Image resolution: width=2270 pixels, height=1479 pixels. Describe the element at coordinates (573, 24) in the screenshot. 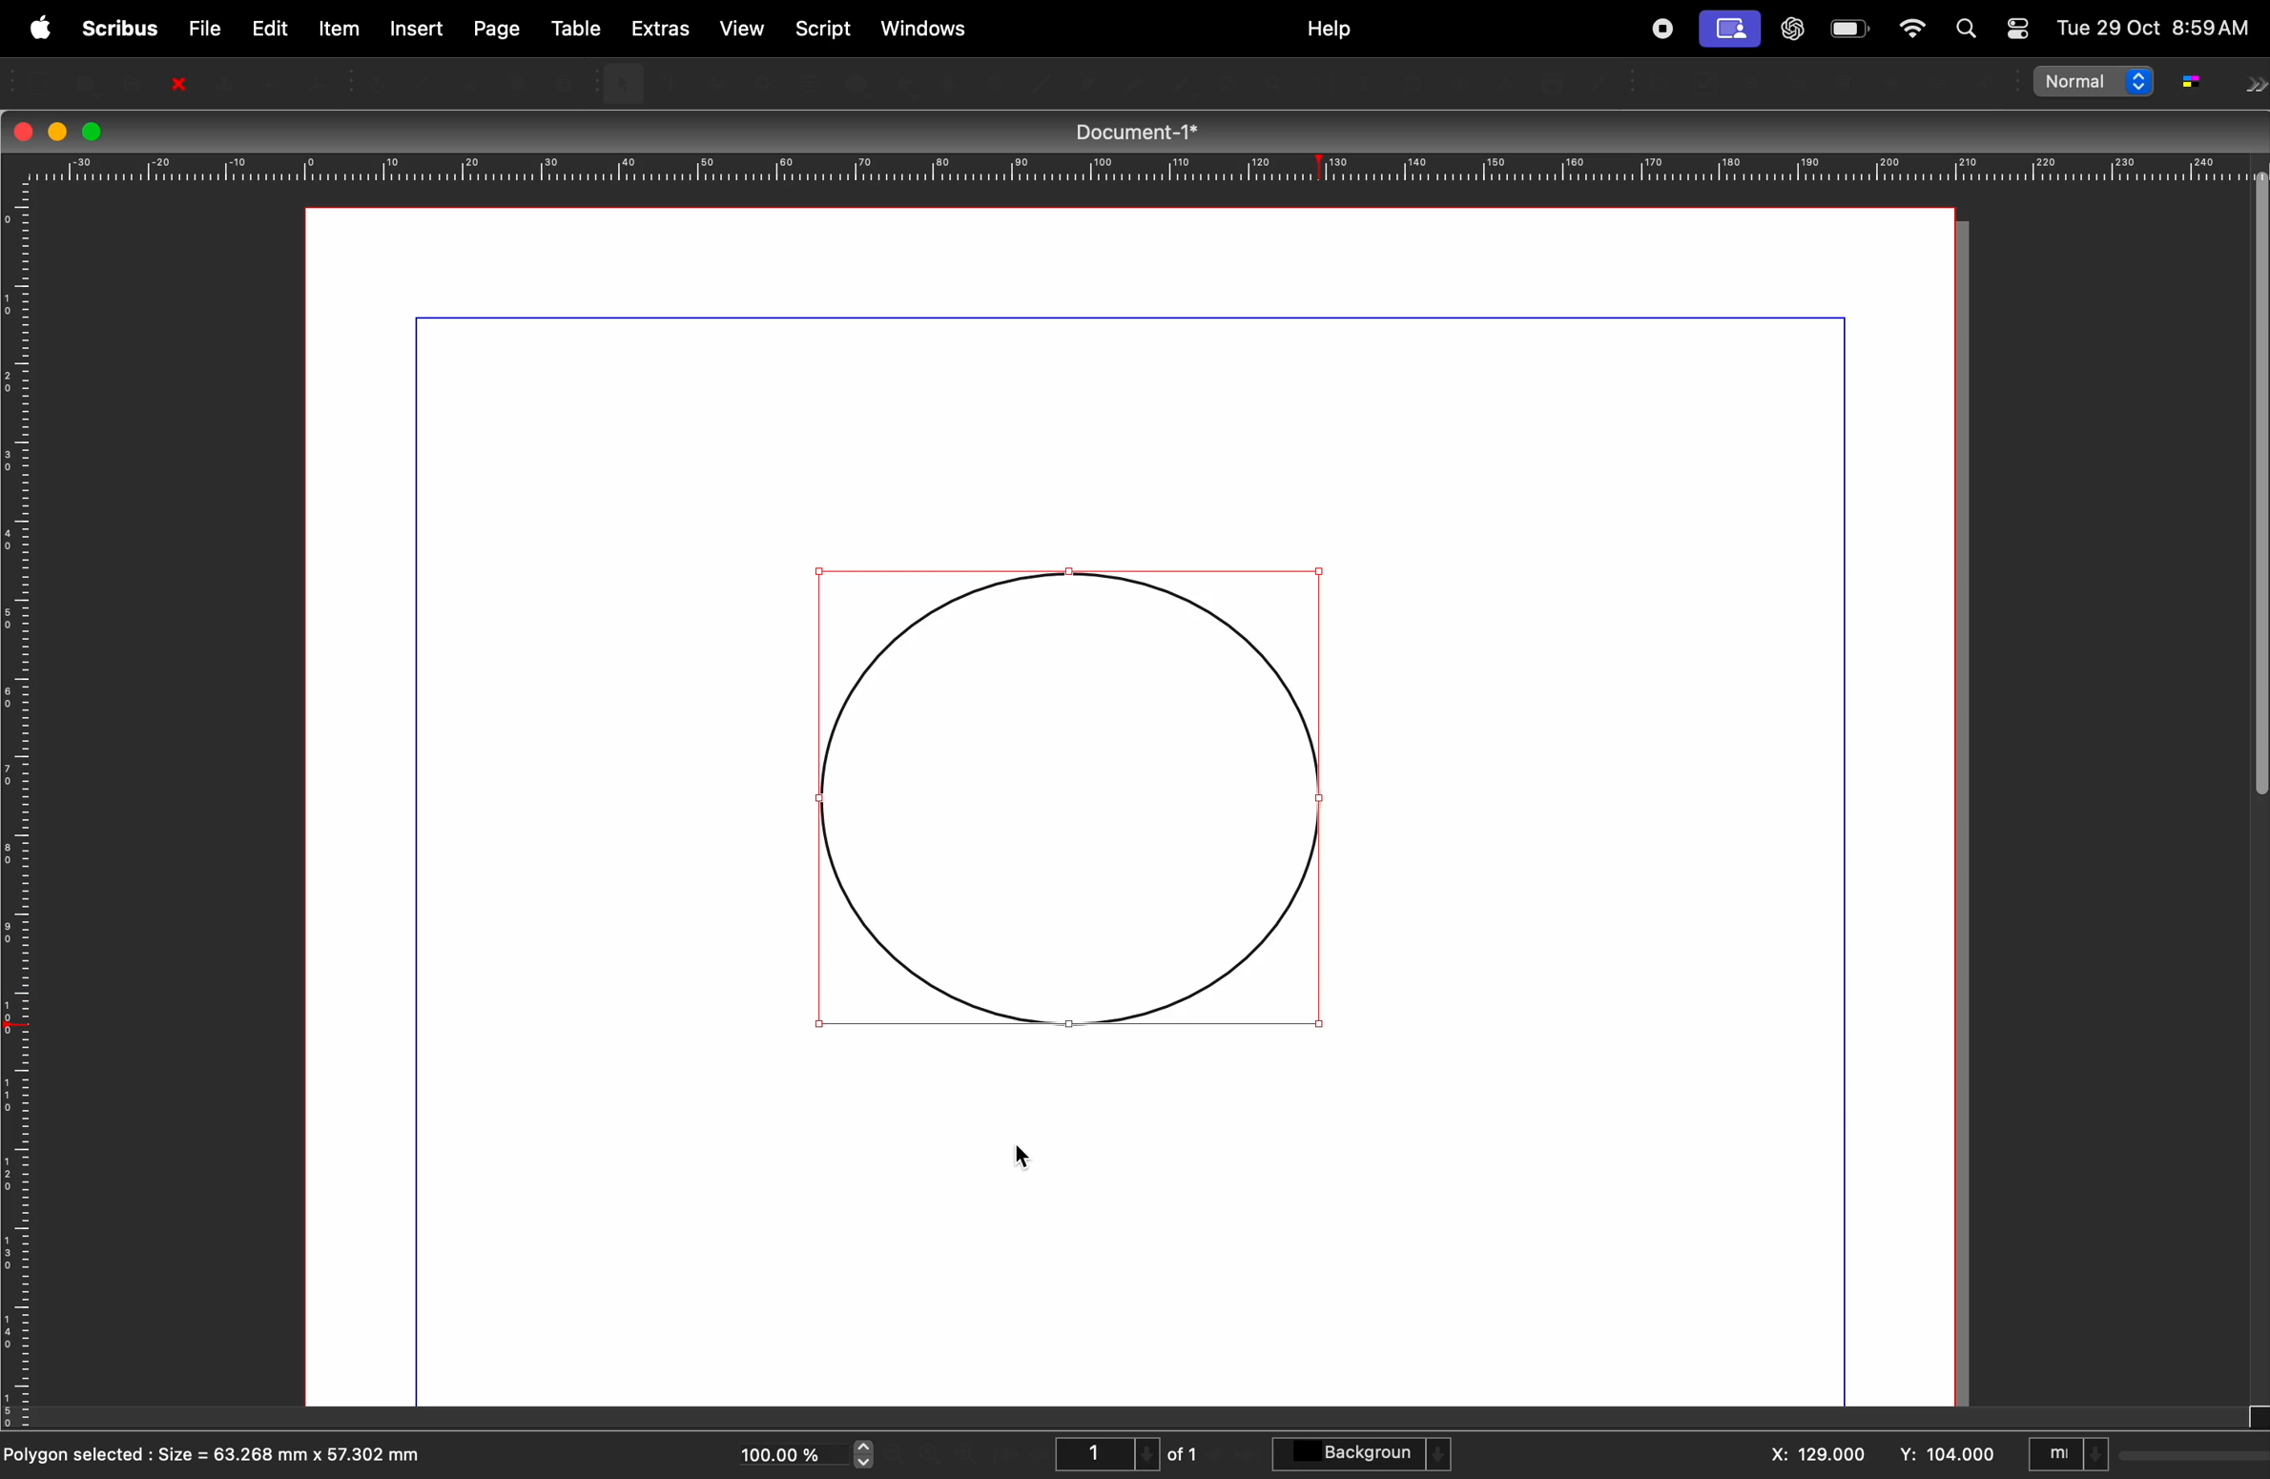

I see `table` at that location.